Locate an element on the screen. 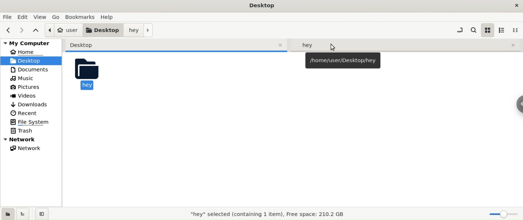 Image resolution: width=523 pixels, height=220 pixels. view is located at coordinates (39, 16).